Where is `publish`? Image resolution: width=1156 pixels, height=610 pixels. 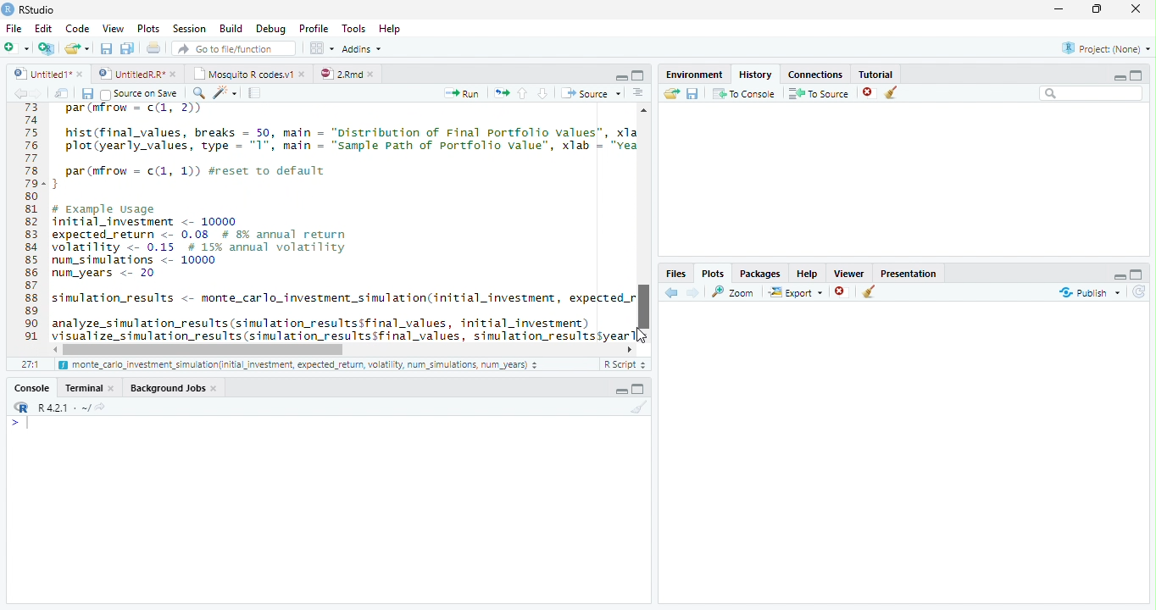
publish is located at coordinates (1089, 292).